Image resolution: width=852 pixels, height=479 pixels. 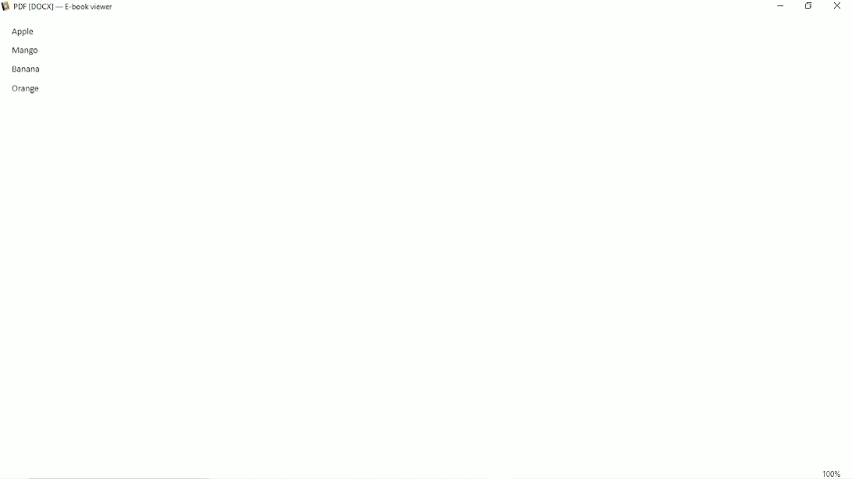 I want to click on Orange, so click(x=26, y=87).